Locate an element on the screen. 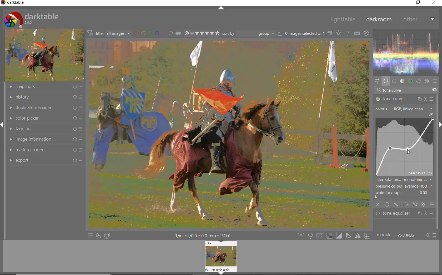  snapshots is located at coordinates (46, 87).